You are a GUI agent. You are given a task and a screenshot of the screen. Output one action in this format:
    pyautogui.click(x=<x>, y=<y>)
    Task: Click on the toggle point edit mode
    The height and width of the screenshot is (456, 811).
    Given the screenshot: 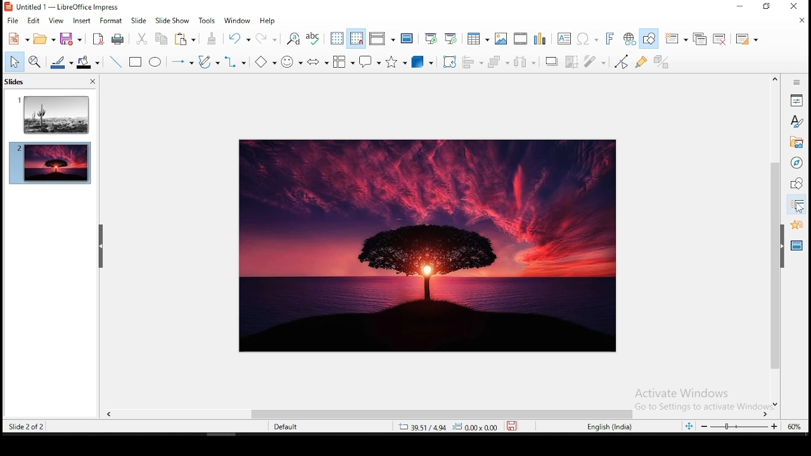 What is the action you would take?
    pyautogui.click(x=620, y=61)
    